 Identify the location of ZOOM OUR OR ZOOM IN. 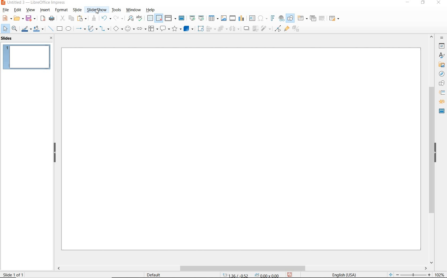
(409, 274).